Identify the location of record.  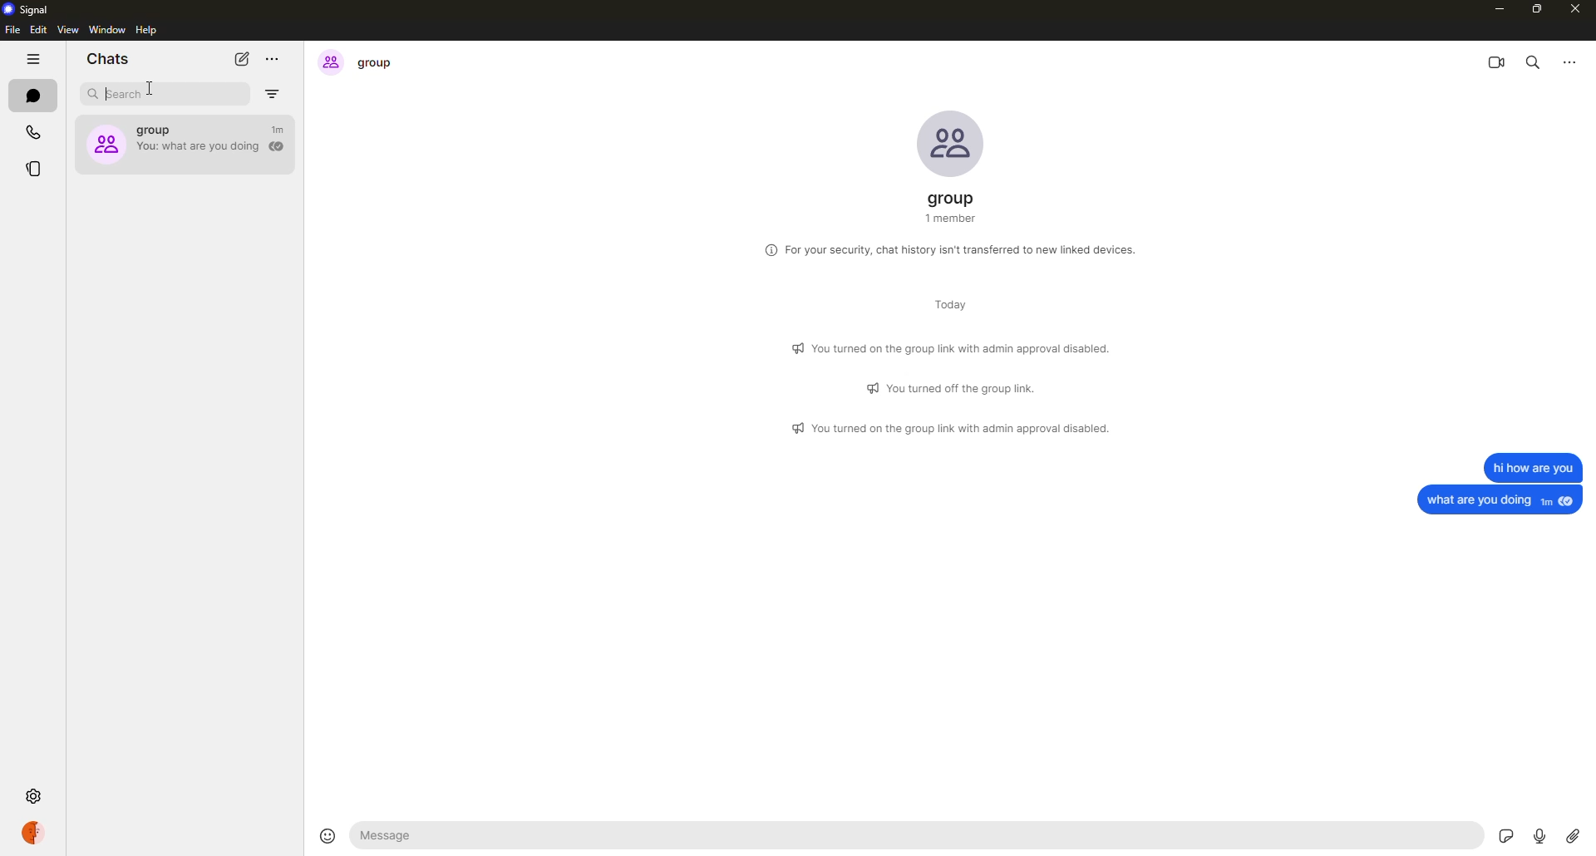
(1539, 834).